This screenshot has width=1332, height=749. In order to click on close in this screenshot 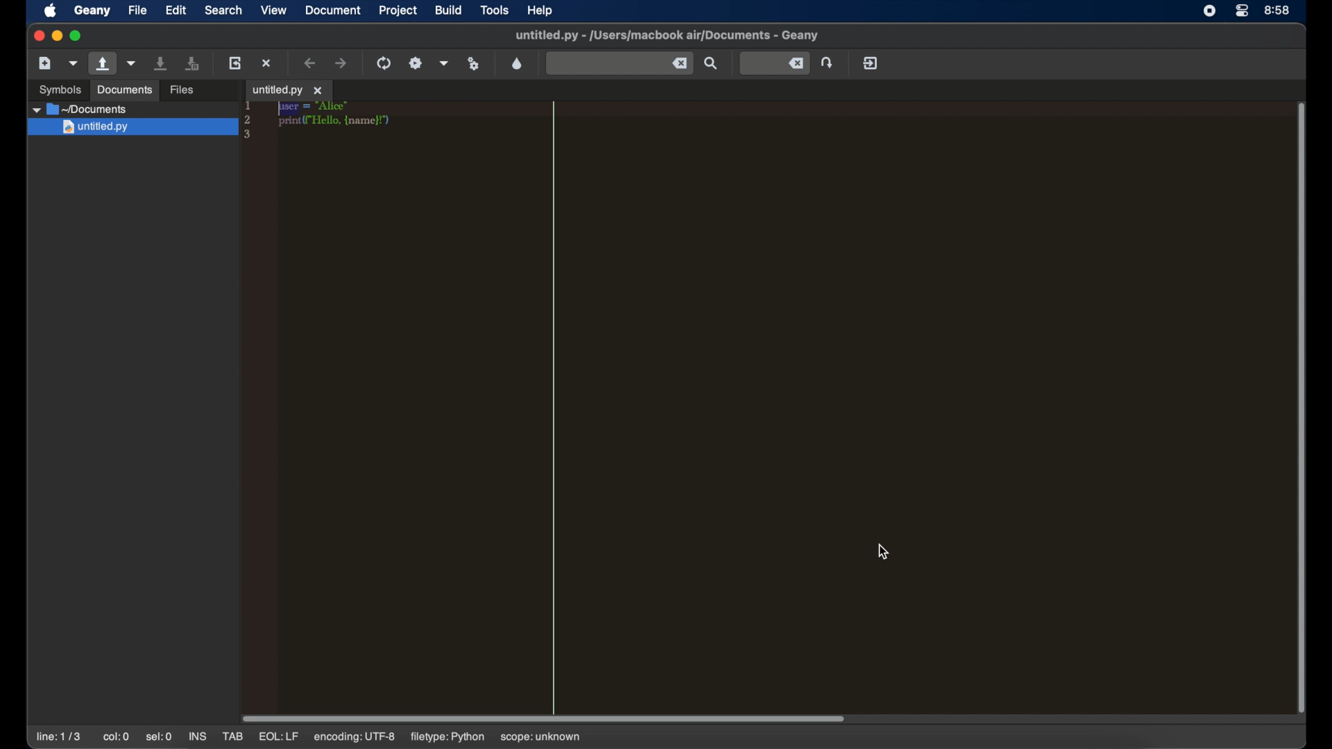, I will do `click(37, 36)`.